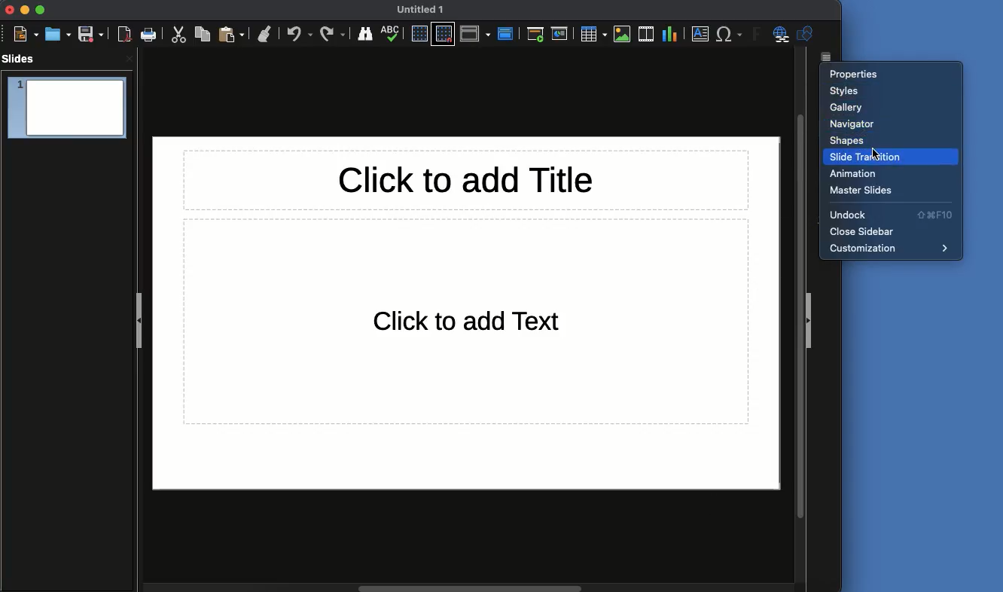  What do you see at coordinates (848, 109) in the screenshot?
I see `Gallery` at bounding box center [848, 109].